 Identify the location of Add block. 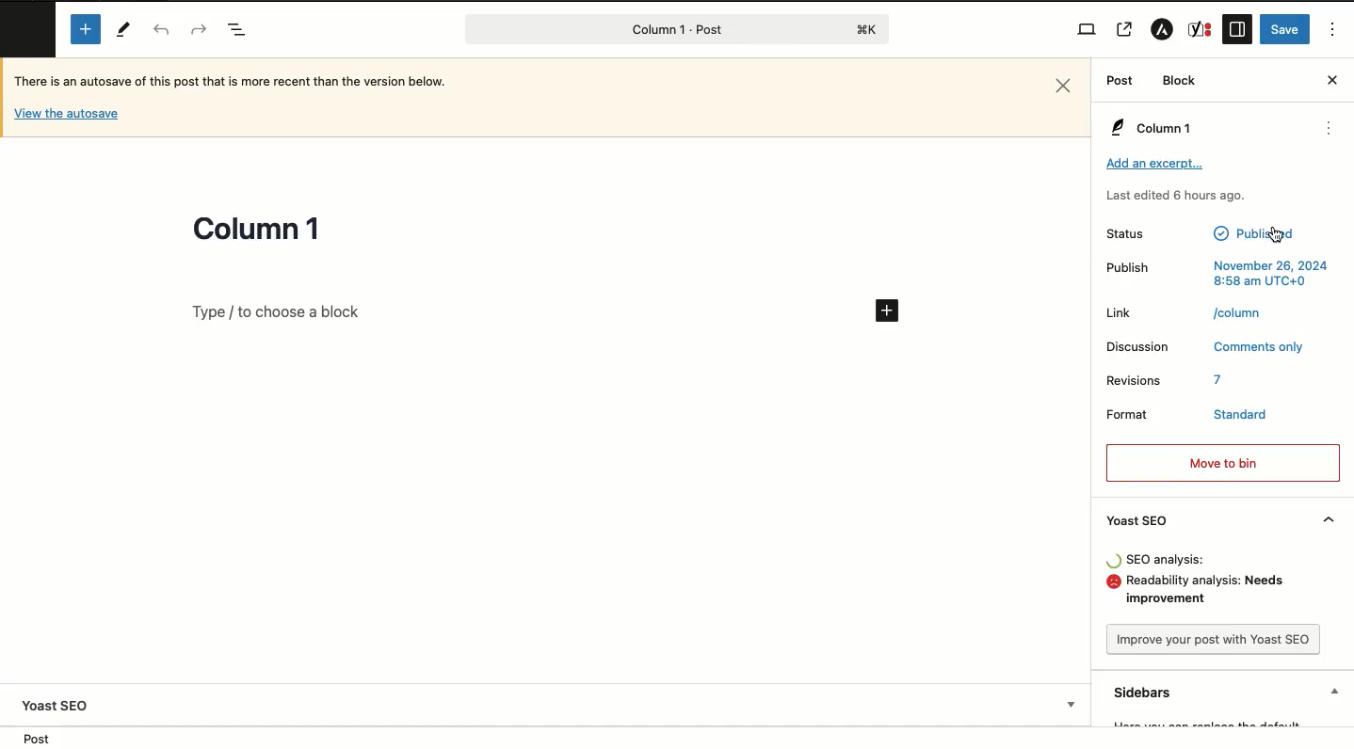
(513, 311).